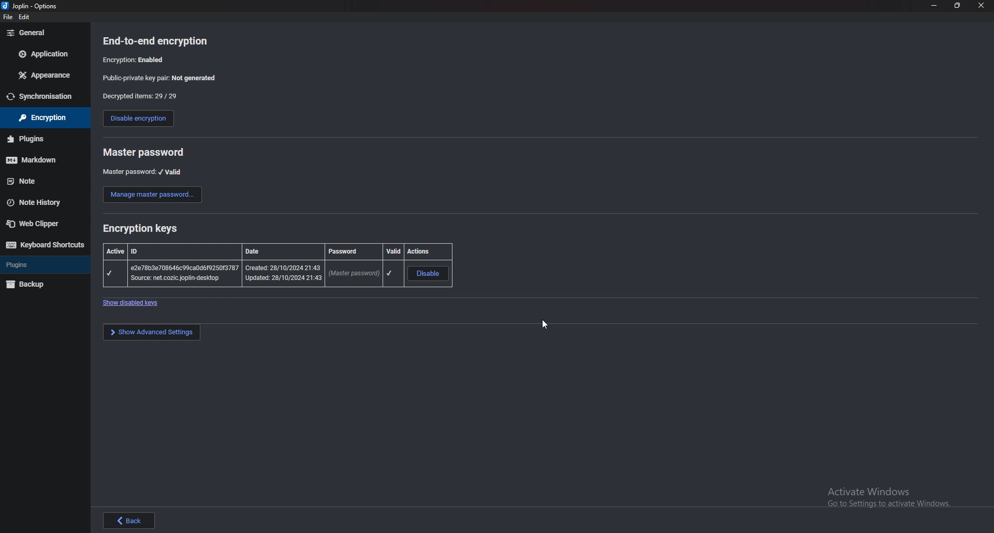 Image resolution: width=994 pixels, height=533 pixels. Describe the element at coordinates (38, 97) in the screenshot. I see `` at that location.